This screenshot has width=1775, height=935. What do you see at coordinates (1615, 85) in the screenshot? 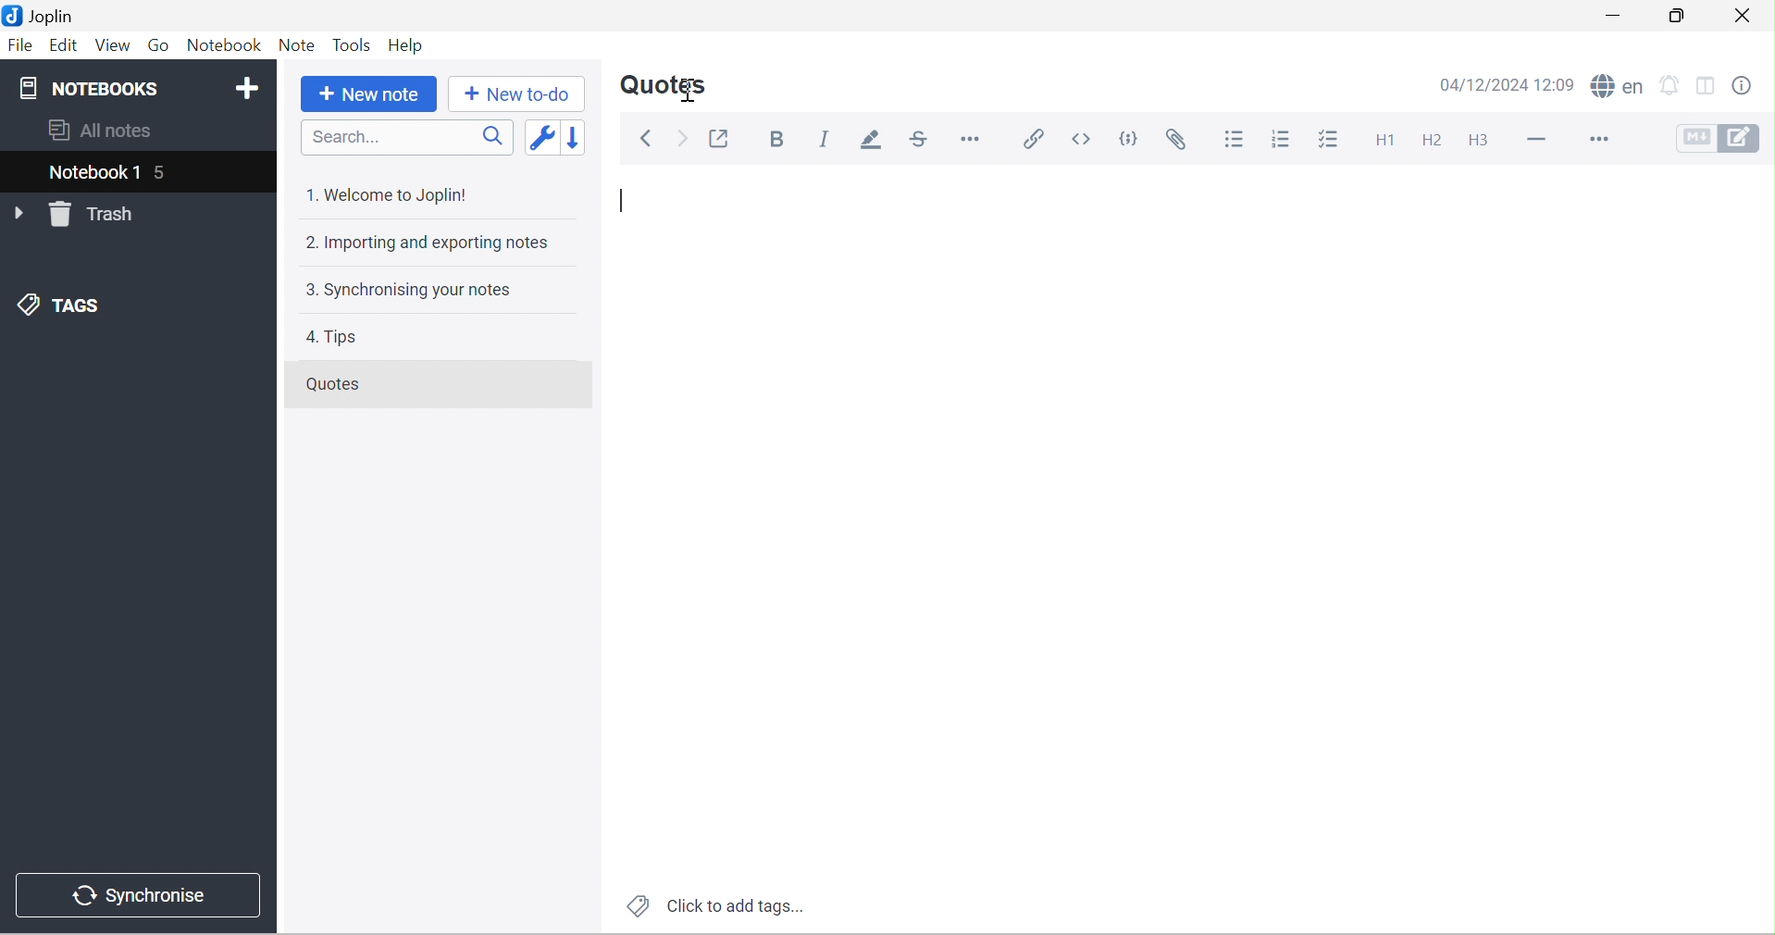
I see `spell checker` at bounding box center [1615, 85].